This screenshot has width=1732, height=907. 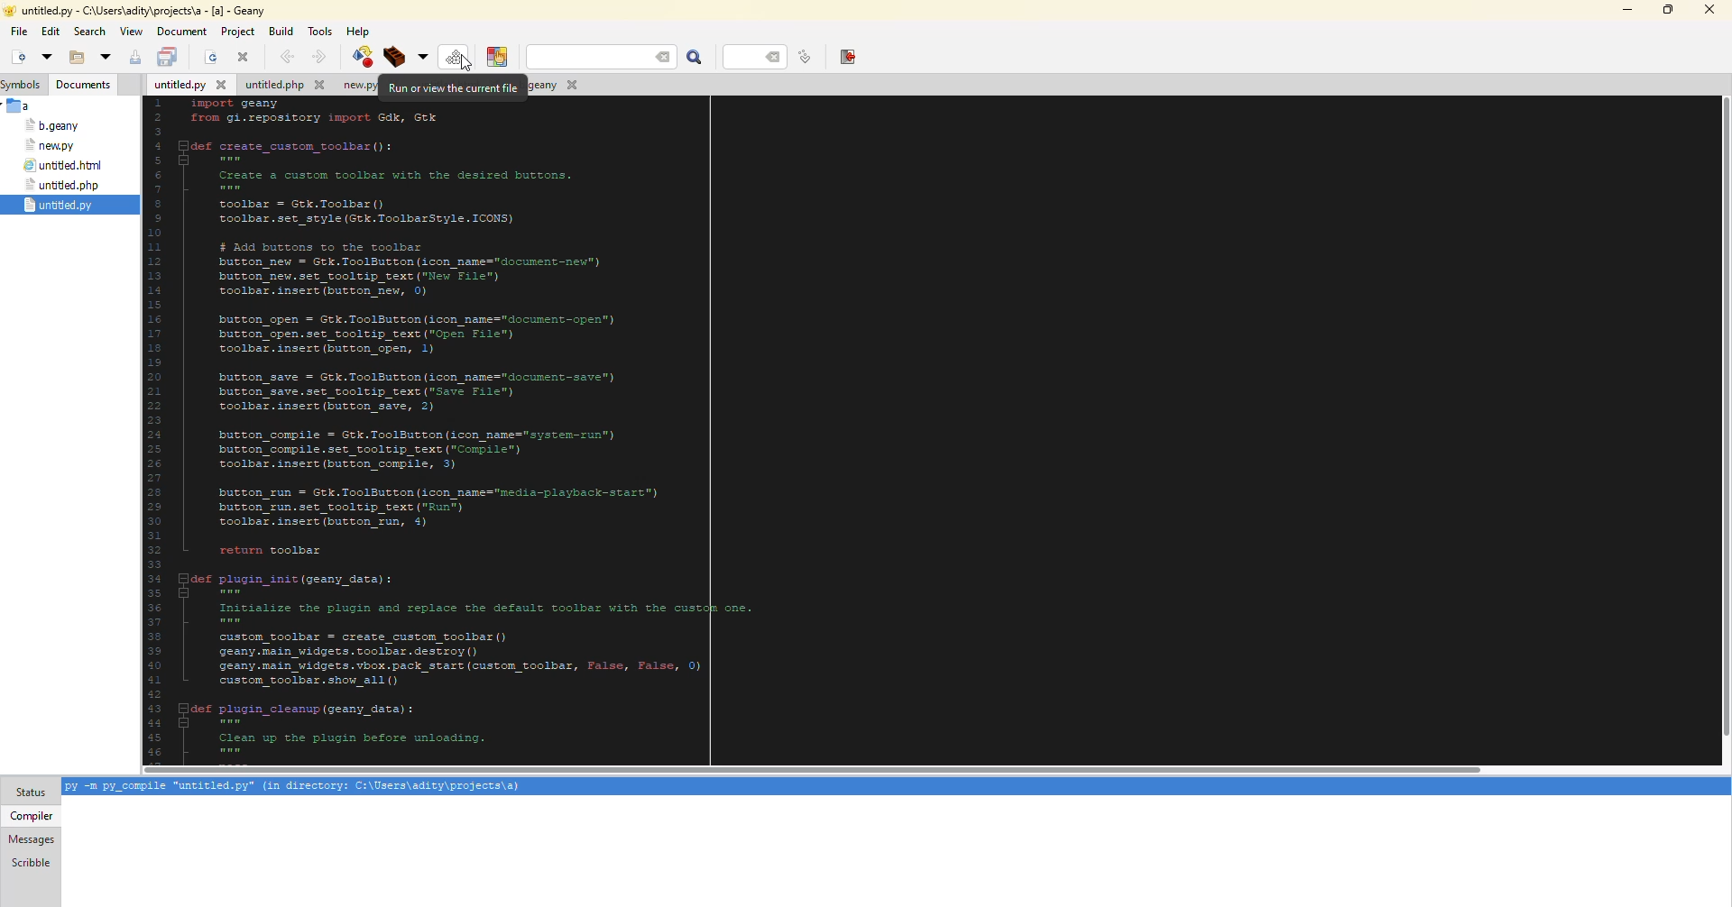 I want to click on run, so click(x=455, y=57).